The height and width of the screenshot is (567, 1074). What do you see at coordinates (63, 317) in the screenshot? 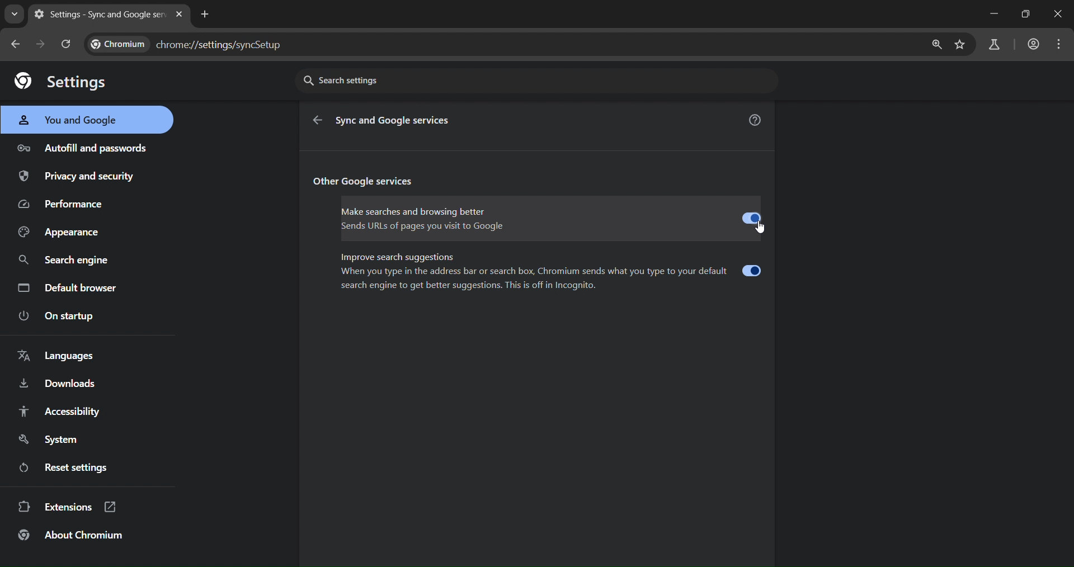
I see `on startup` at bounding box center [63, 317].